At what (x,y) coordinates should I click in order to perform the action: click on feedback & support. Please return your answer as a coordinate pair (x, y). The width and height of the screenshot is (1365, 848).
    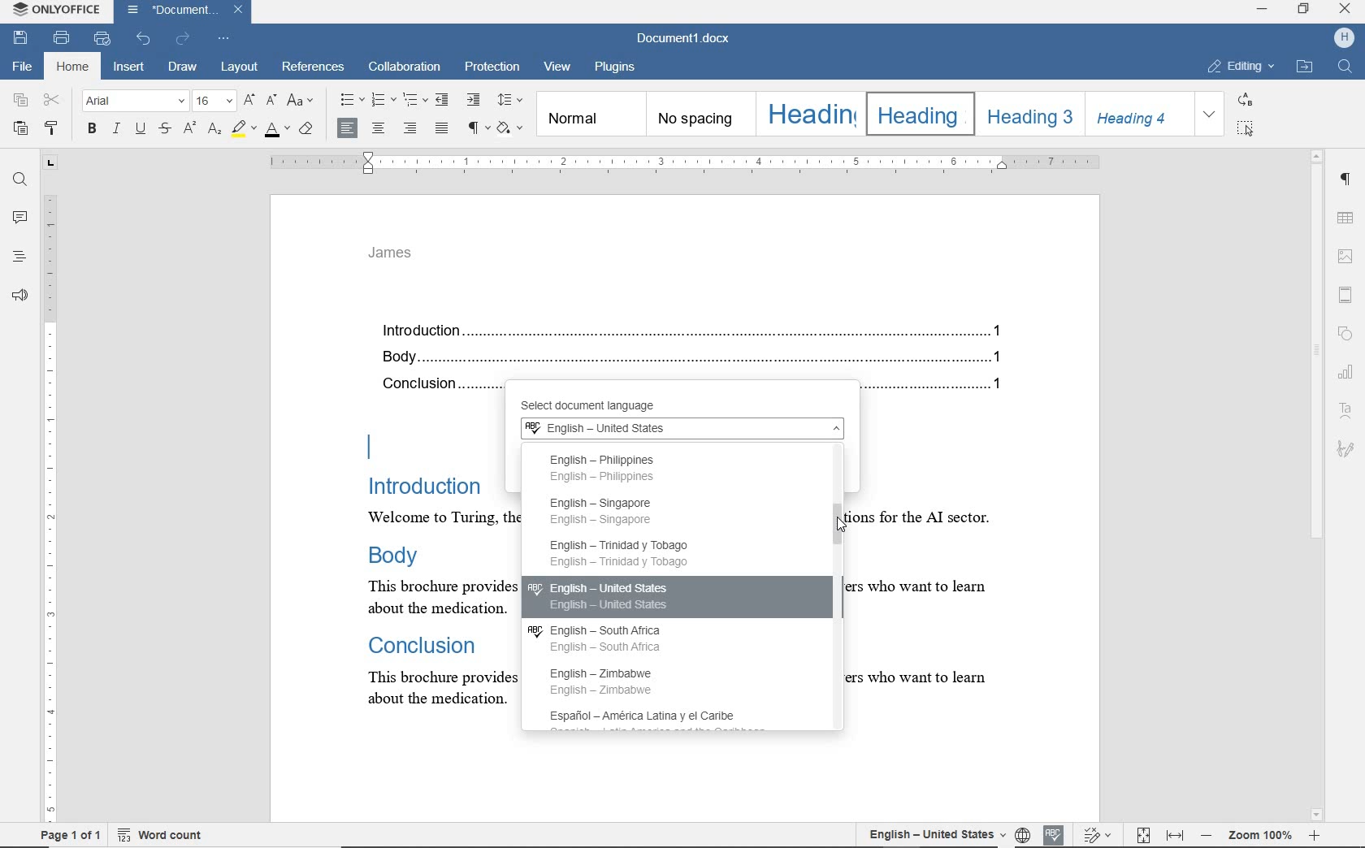
    Looking at the image, I should click on (18, 295).